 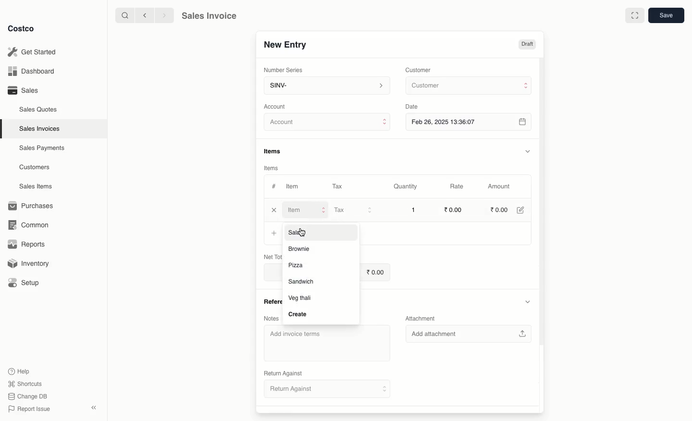 I want to click on Customer, so click(x=468, y=86).